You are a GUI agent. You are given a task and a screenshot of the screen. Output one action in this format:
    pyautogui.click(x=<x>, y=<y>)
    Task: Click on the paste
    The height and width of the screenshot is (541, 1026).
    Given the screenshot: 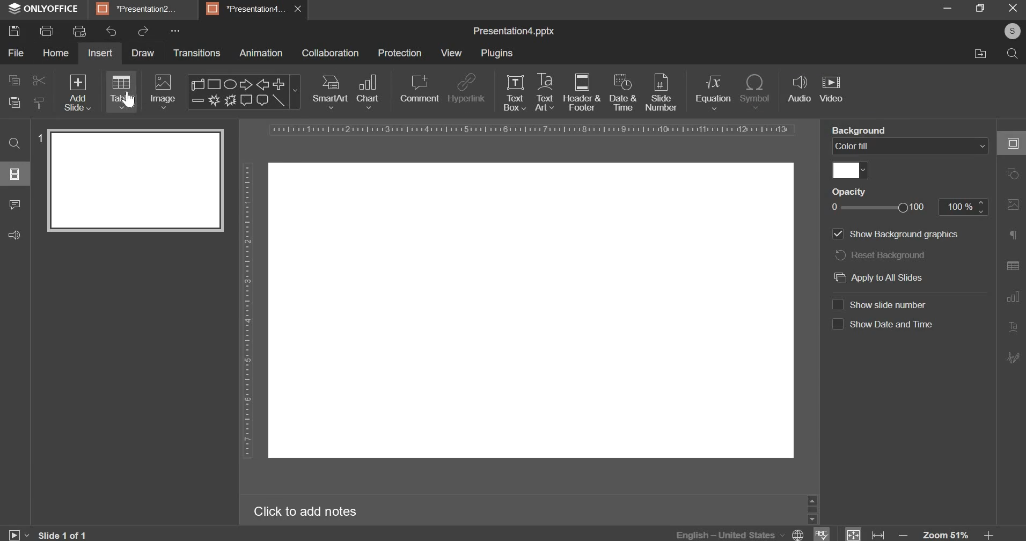 What is the action you would take?
    pyautogui.click(x=14, y=102)
    